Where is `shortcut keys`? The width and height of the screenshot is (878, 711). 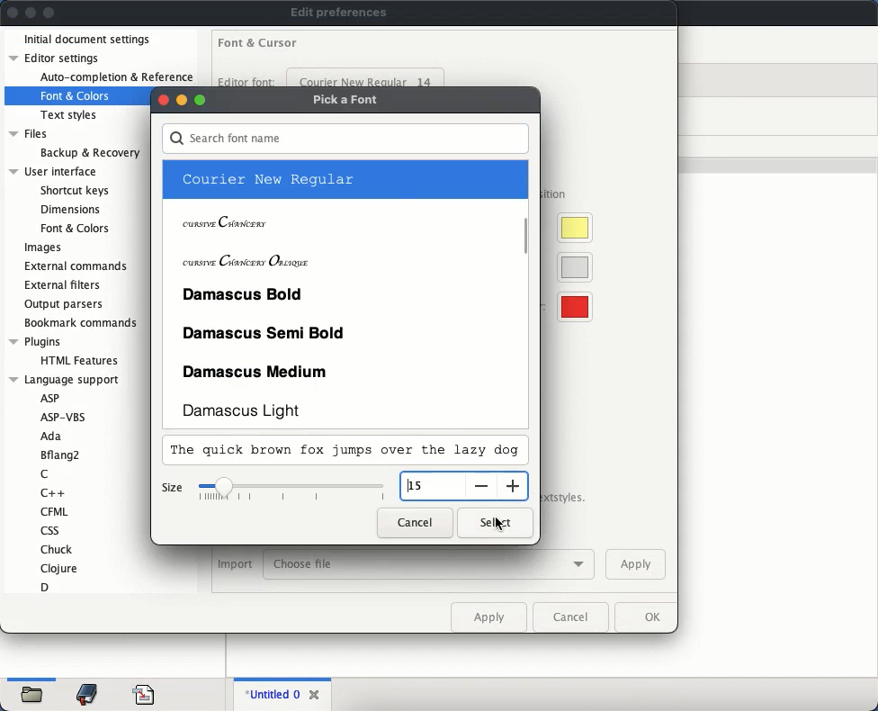 shortcut keys is located at coordinates (74, 191).